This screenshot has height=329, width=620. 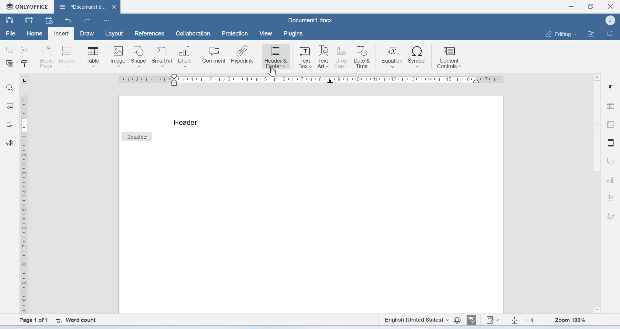 What do you see at coordinates (595, 129) in the screenshot?
I see `Scrollbar` at bounding box center [595, 129].